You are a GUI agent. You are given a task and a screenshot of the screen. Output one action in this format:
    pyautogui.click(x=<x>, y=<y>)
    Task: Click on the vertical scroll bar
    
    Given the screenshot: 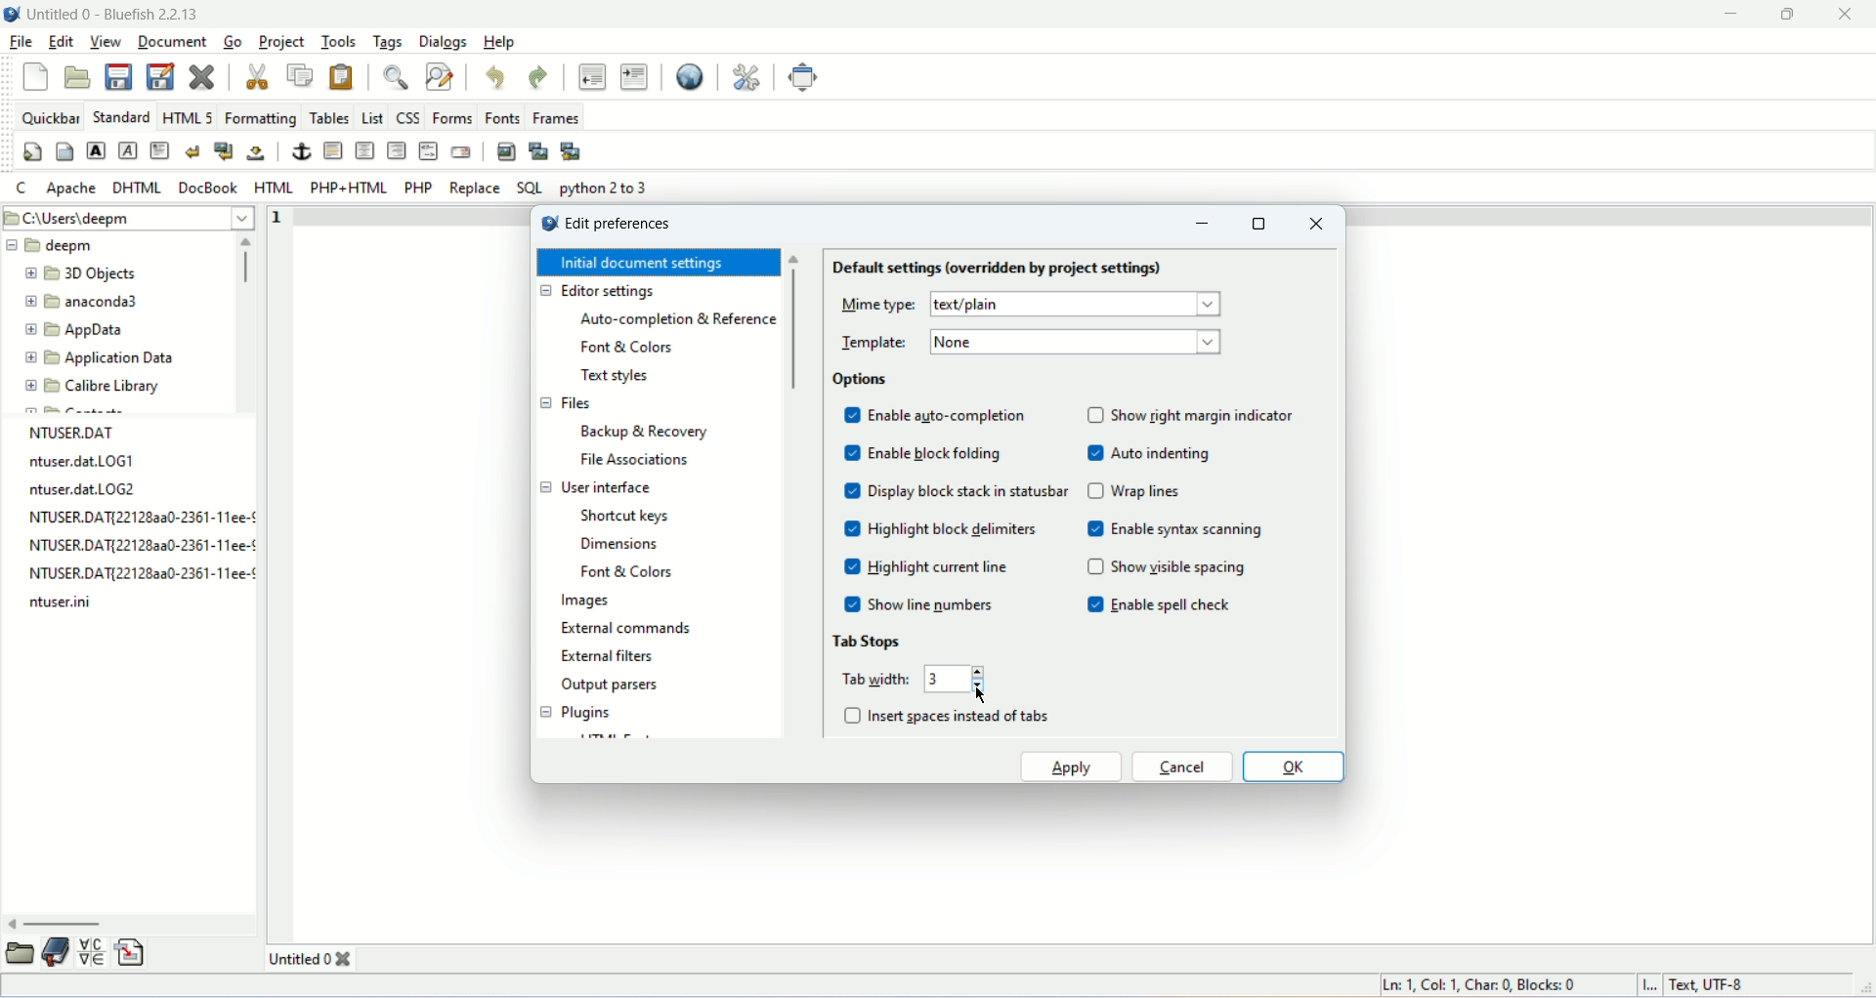 What is the action you would take?
    pyautogui.click(x=795, y=332)
    